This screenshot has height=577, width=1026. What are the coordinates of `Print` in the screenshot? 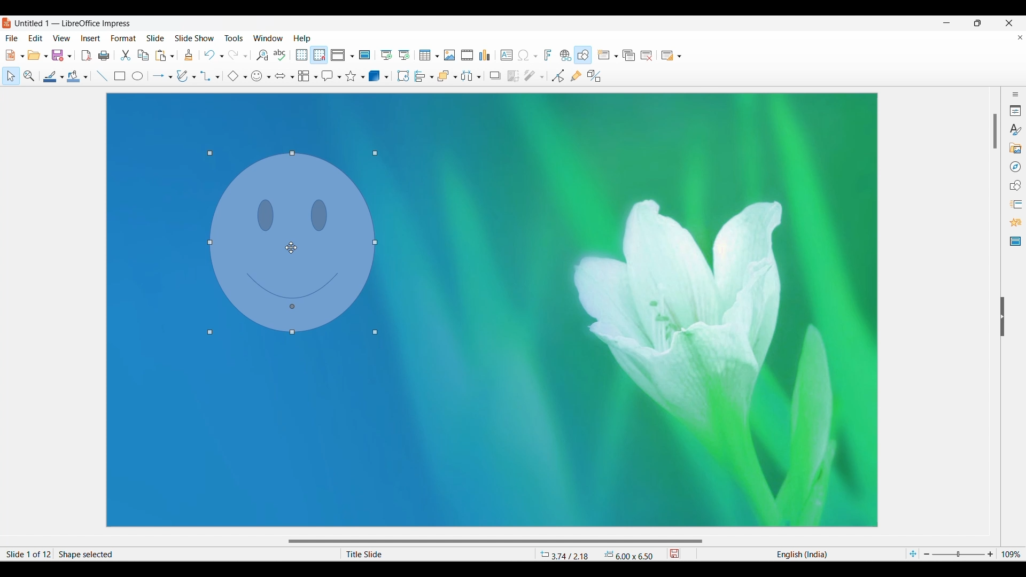 It's located at (104, 56).